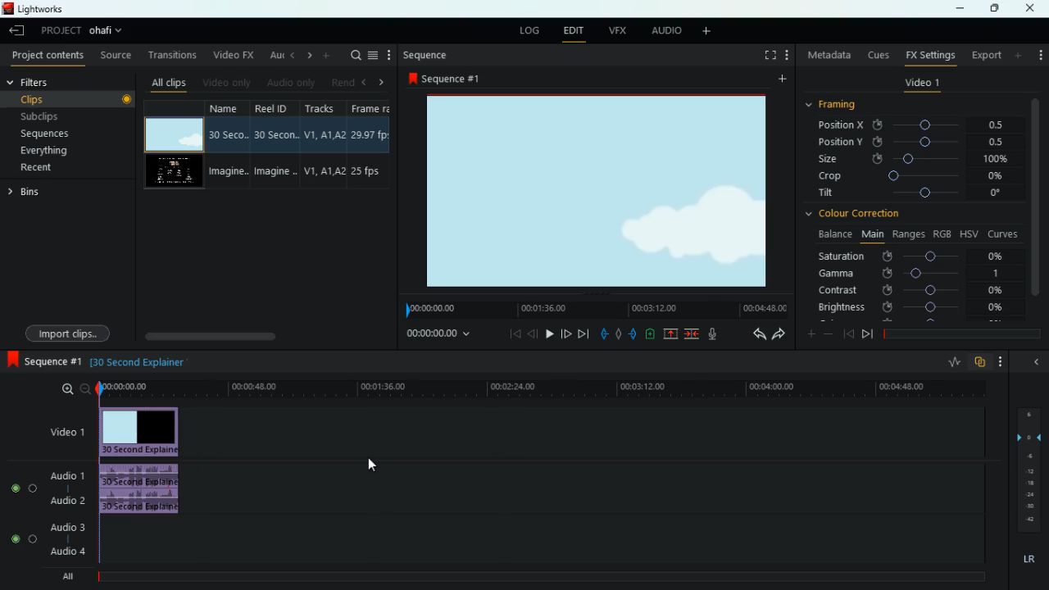 This screenshot has height=590, width=1049. I want to click on front, so click(567, 334).